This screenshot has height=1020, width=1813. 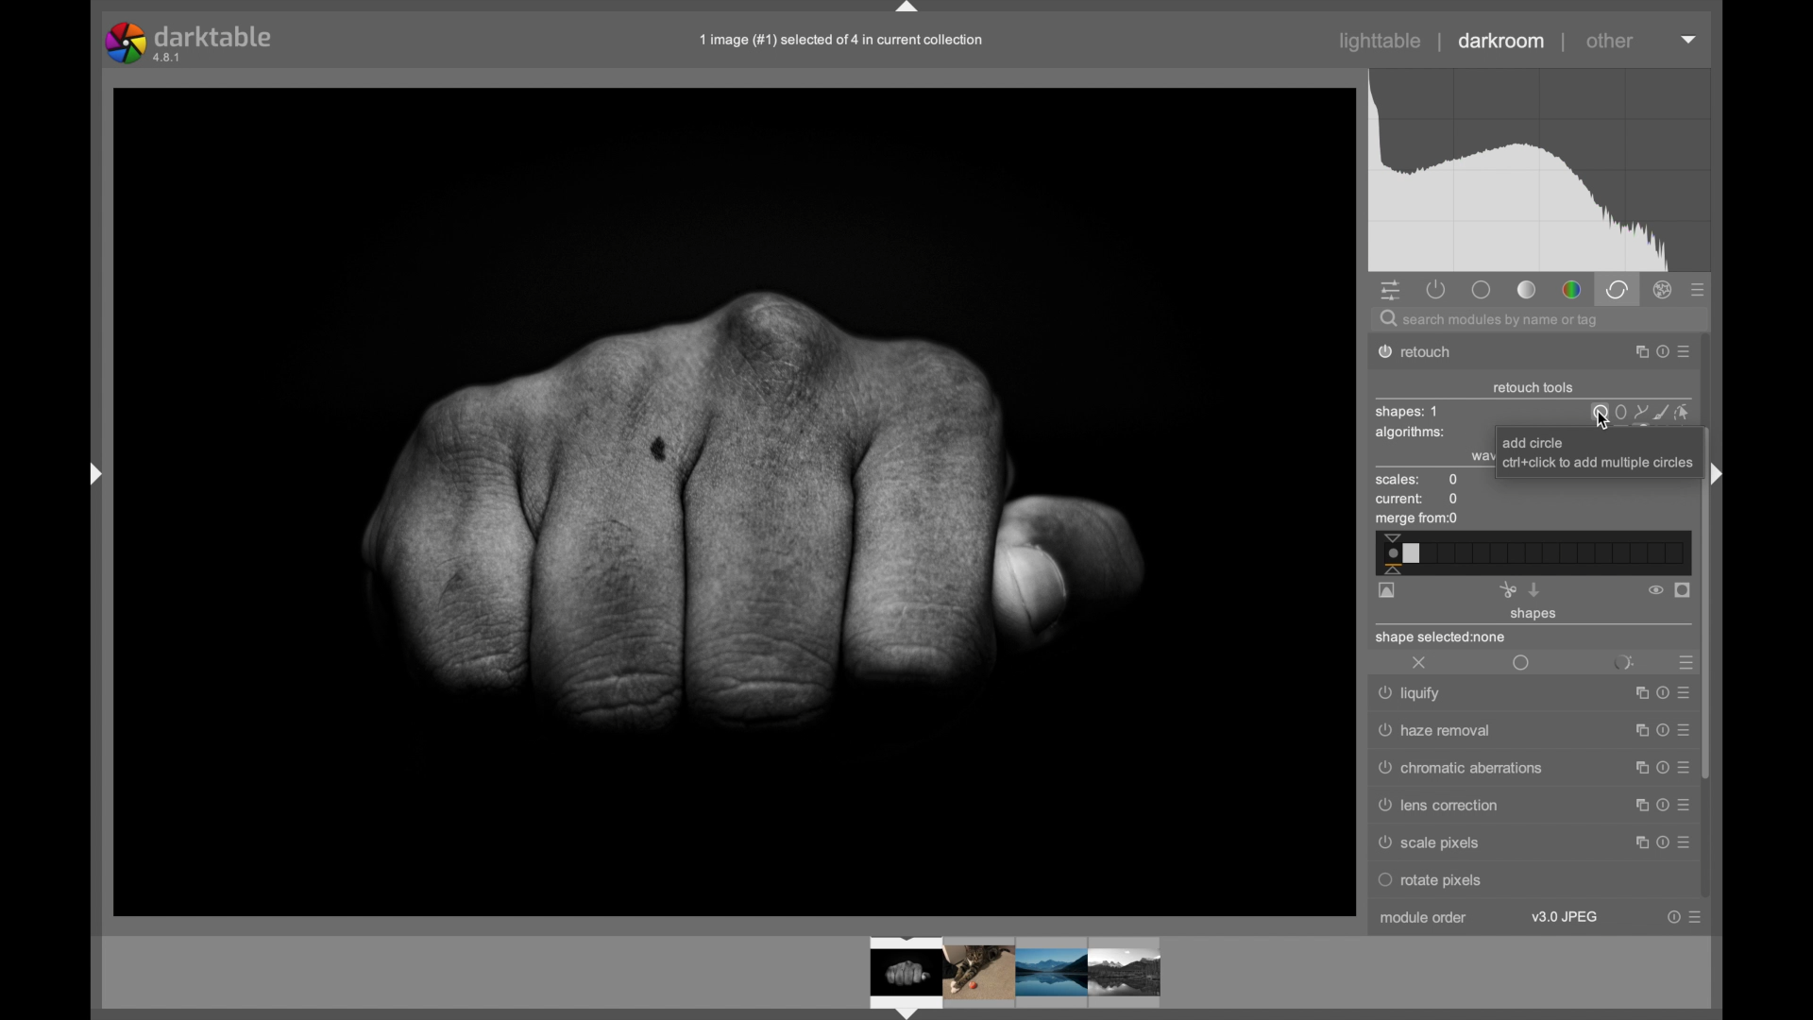 What do you see at coordinates (1539, 171) in the screenshot?
I see `histogram` at bounding box center [1539, 171].